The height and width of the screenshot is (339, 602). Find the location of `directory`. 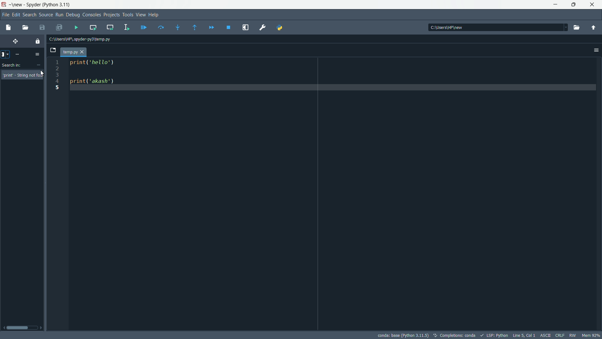

directory is located at coordinates (498, 28).